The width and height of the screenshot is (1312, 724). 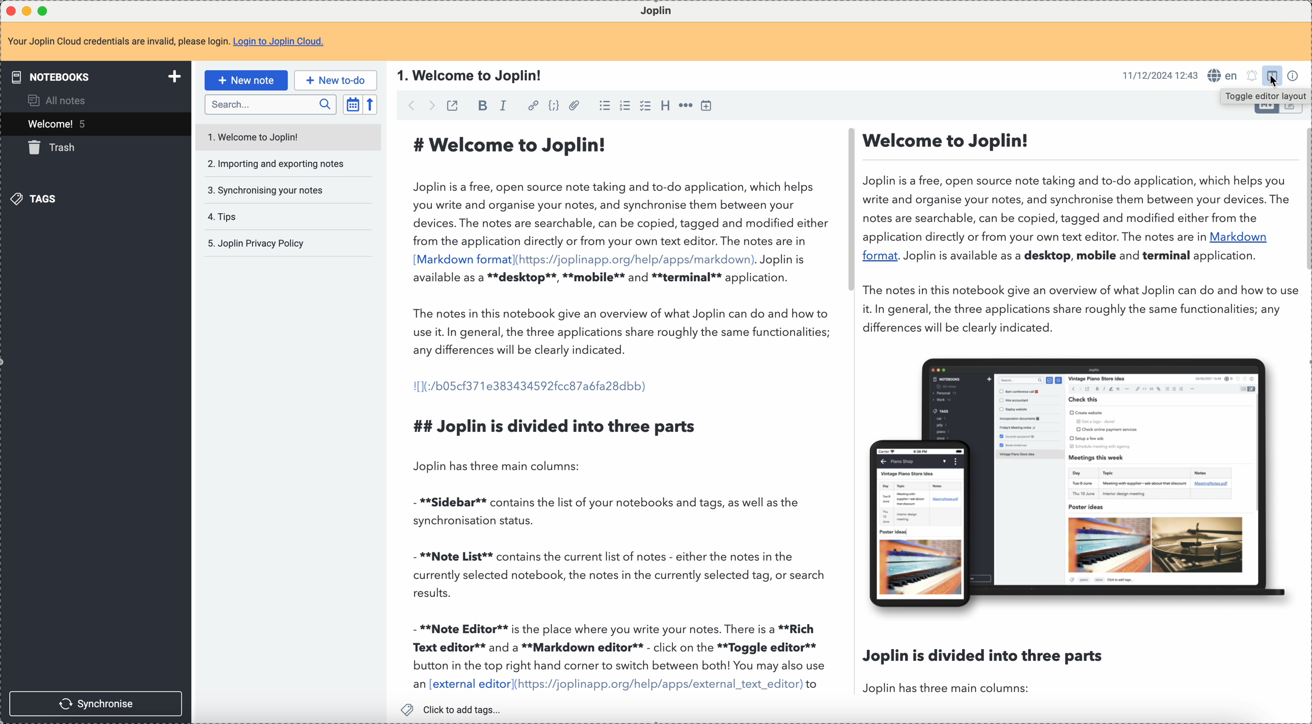 What do you see at coordinates (625, 334) in the screenshot?
I see `The notes in this notebook give an overview of what Joplin can do and how to
use it. In general, the three applications share roughly the same functionalities;
any differences will be clearly indicated.` at bounding box center [625, 334].